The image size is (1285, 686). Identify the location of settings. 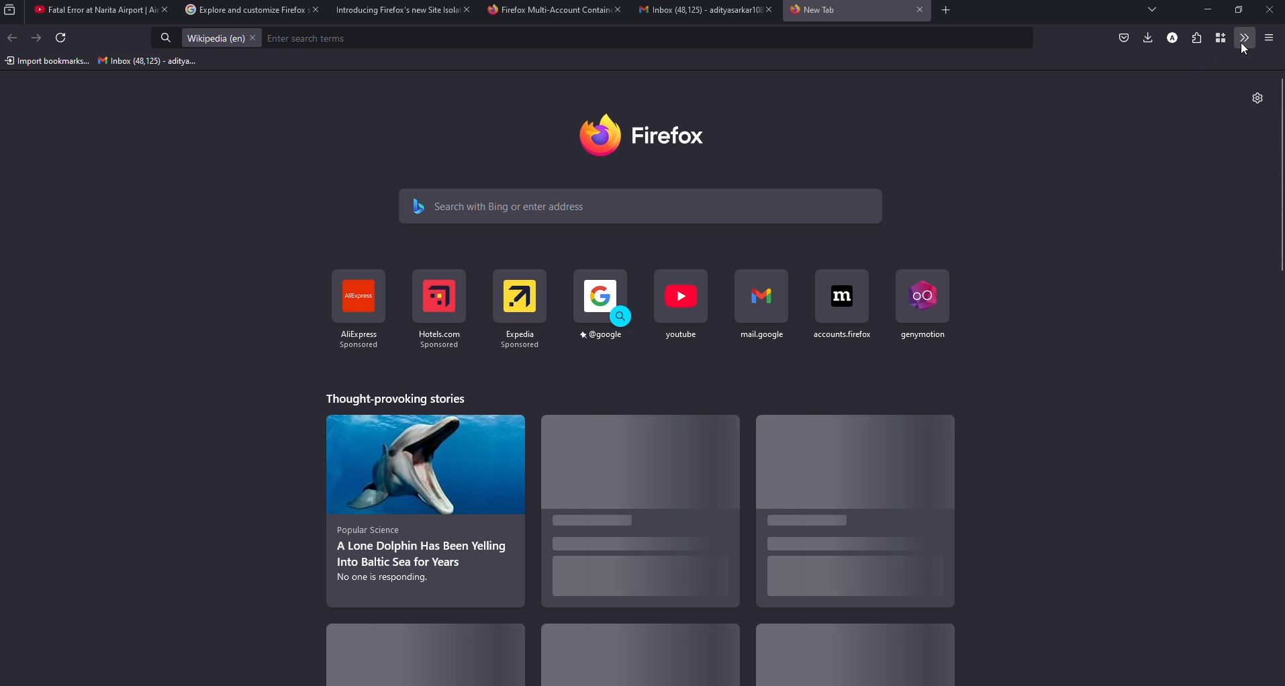
(1256, 96).